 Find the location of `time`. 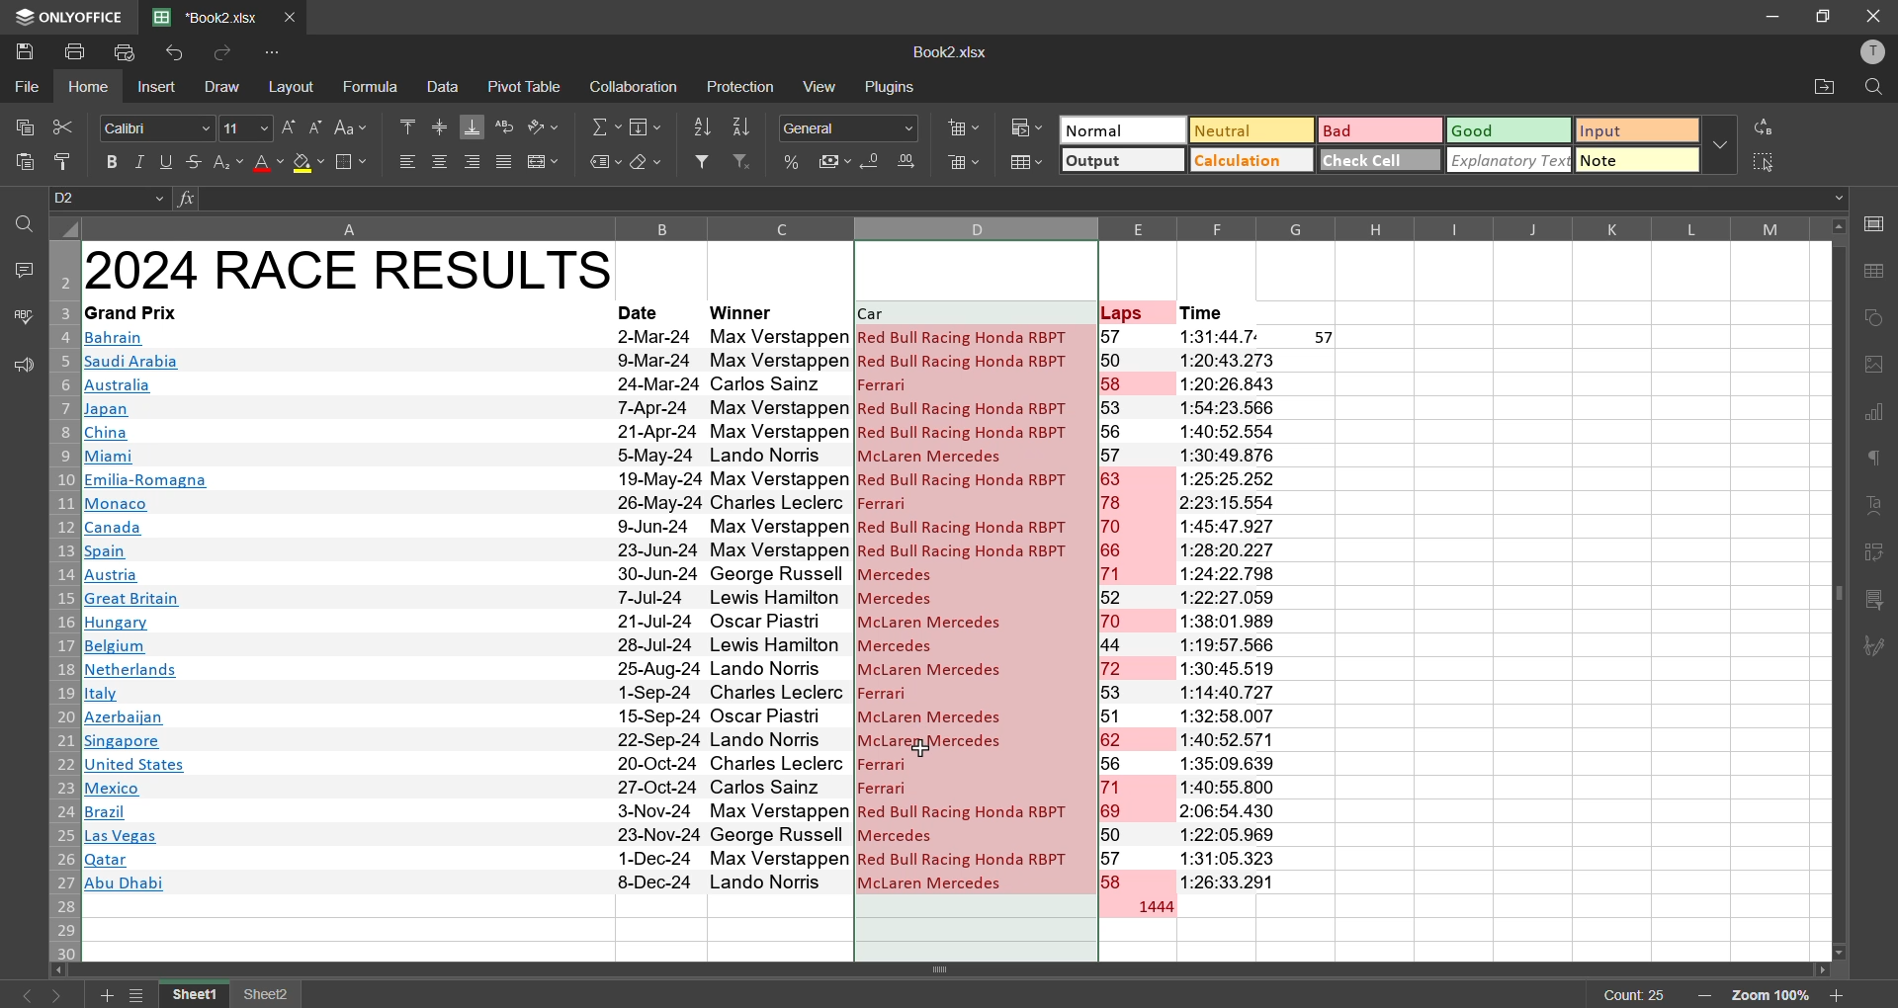

time is located at coordinates (1204, 314).